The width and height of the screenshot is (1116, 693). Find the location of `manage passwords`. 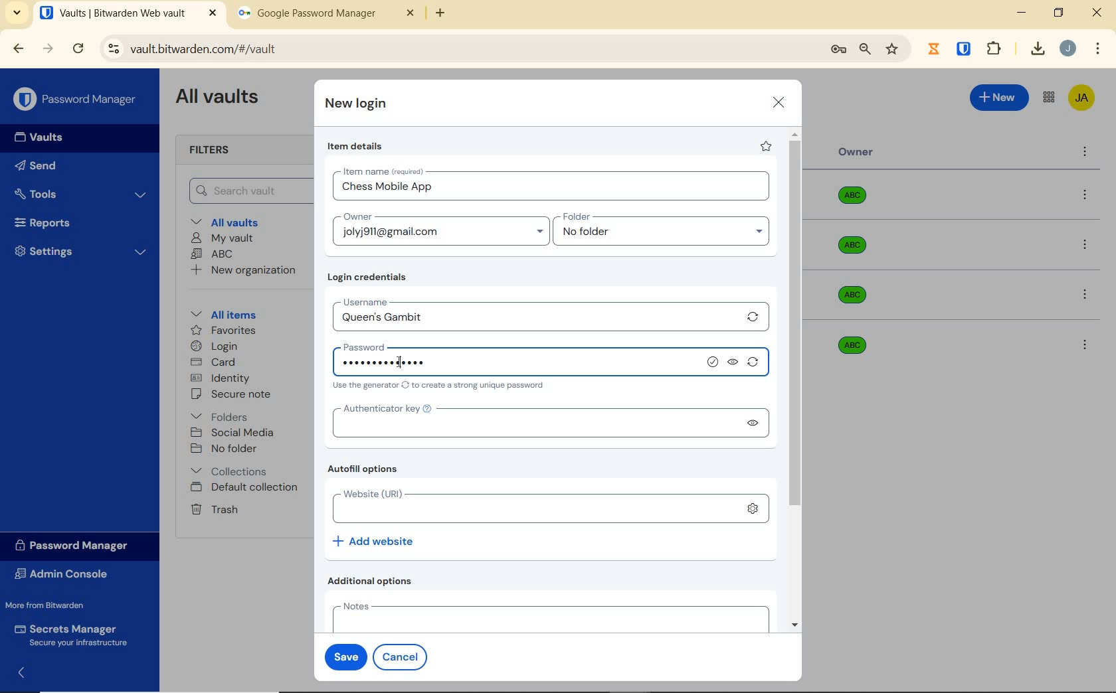

manage passwords is located at coordinates (838, 50).